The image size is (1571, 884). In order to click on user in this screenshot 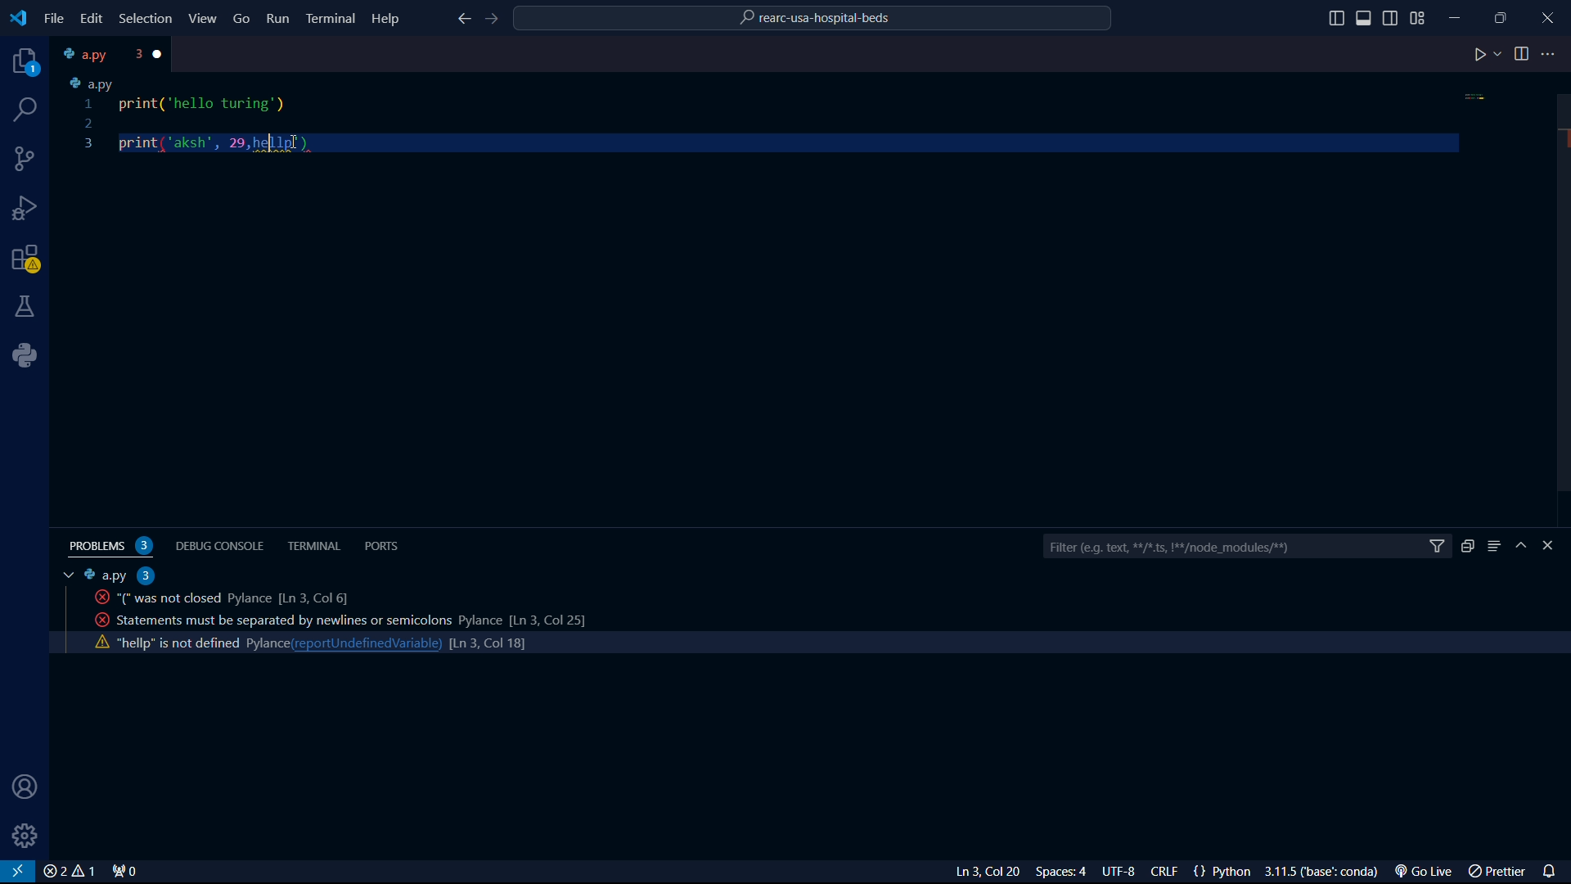, I will do `click(20, 788)`.